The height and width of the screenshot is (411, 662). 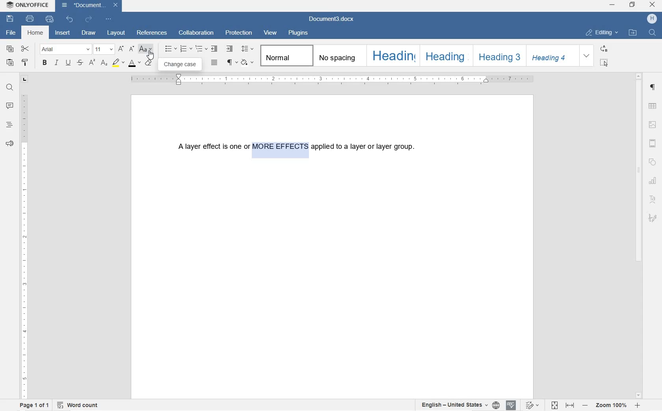 What do you see at coordinates (36, 33) in the screenshot?
I see `HOME` at bounding box center [36, 33].